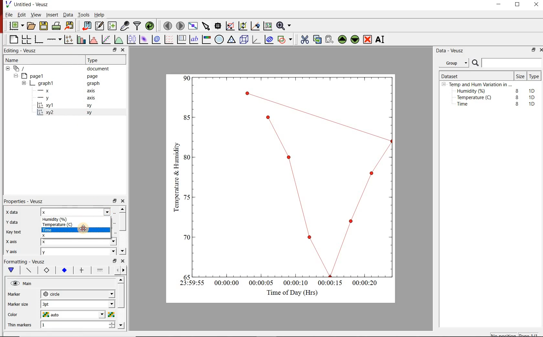 The image size is (543, 337). Describe the element at coordinates (122, 302) in the screenshot. I see `scroll bar` at that location.